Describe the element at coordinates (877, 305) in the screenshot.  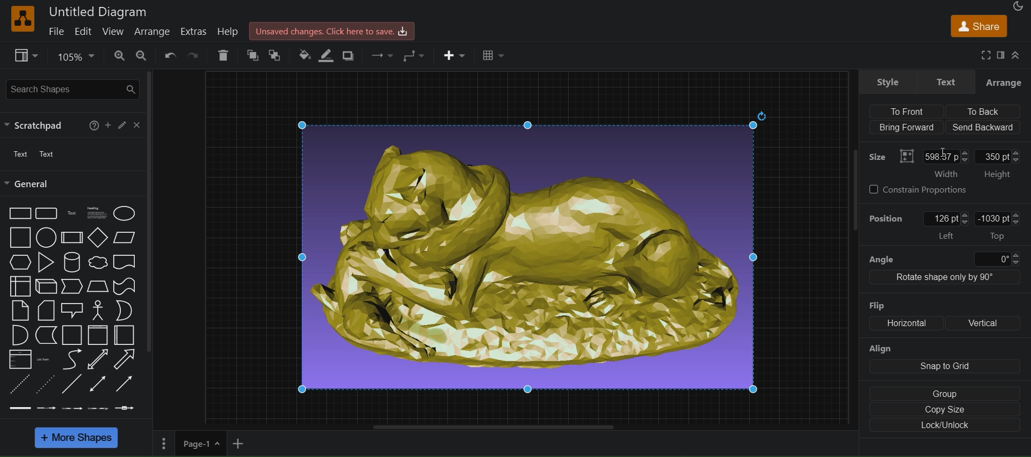
I see `Flip` at that location.